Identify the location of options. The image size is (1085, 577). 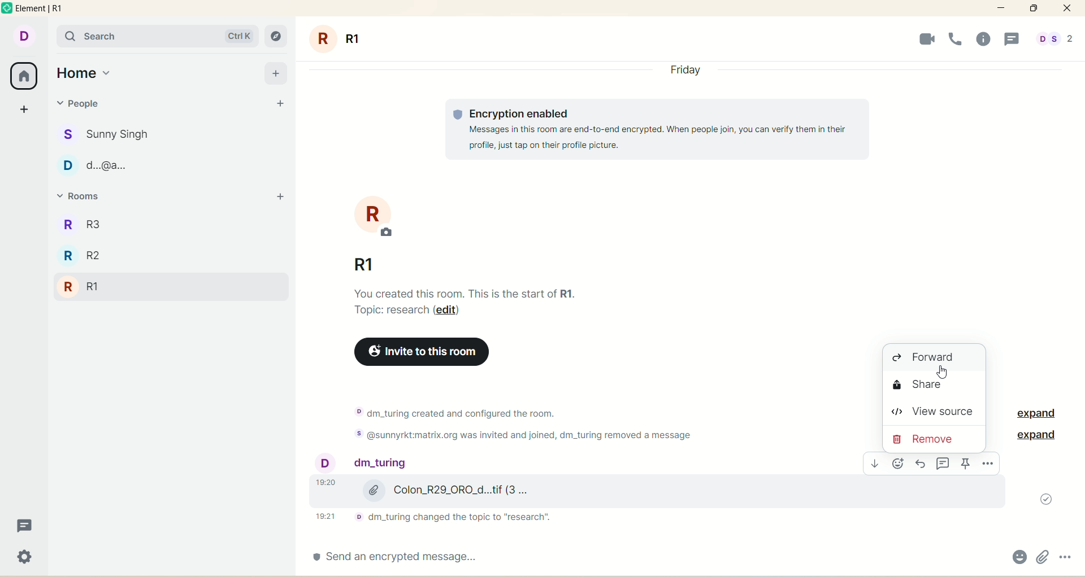
(1067, 554).